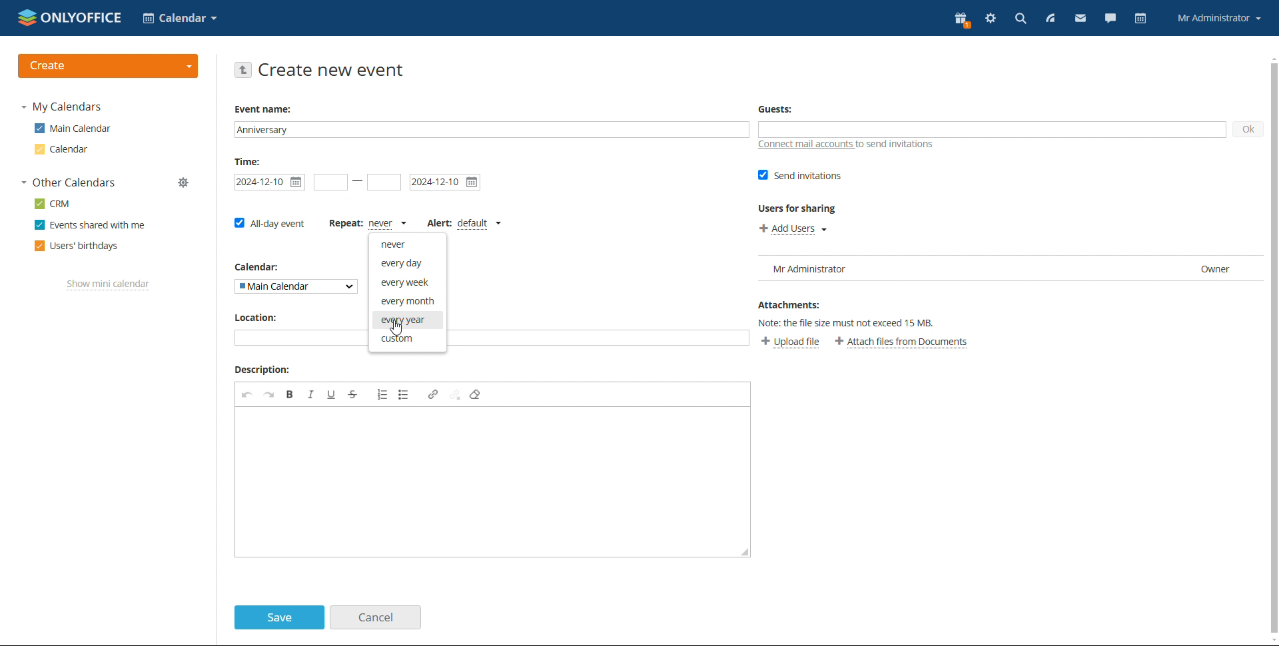 The image size is (1279, 646). Describe the element at coordinates (334, 71) in the screenshot. I see `create new event` at that location.